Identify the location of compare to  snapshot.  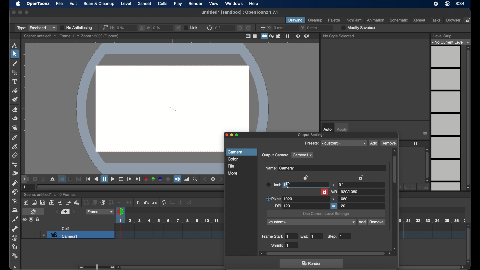
(43, 179).